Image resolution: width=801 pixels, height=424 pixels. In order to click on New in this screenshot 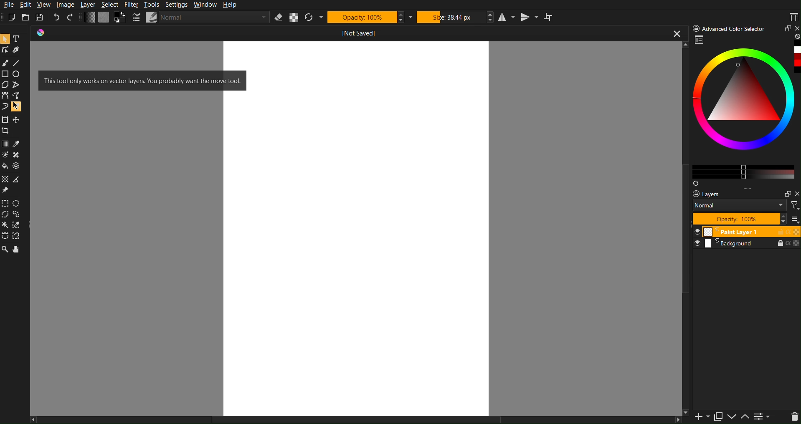, I will do `click(14, 16)`.